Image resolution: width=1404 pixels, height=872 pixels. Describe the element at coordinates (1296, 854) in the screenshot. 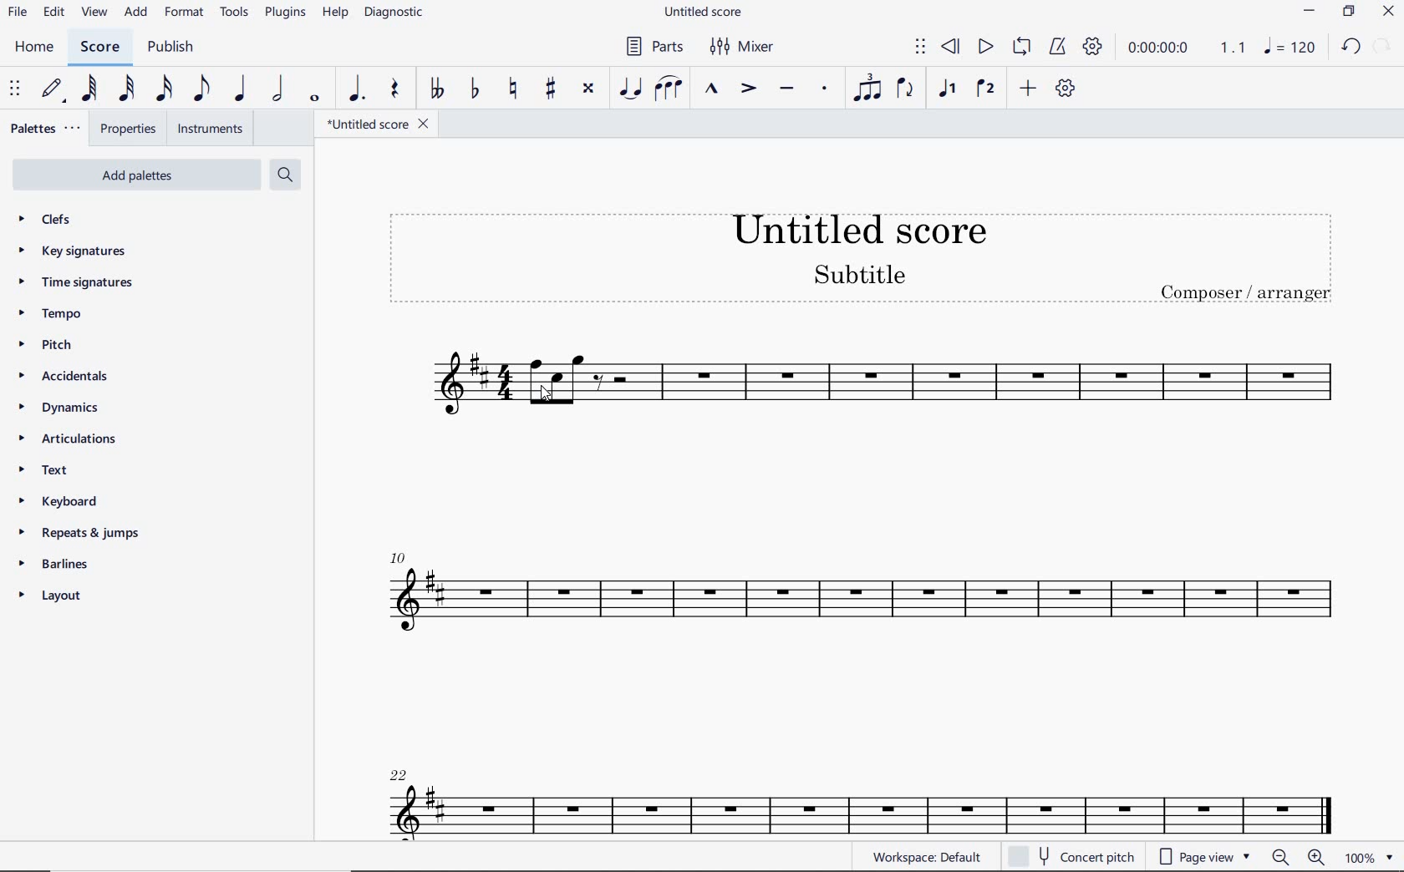

I see `ZOOM OUT OR ZOOM IN` at that location.